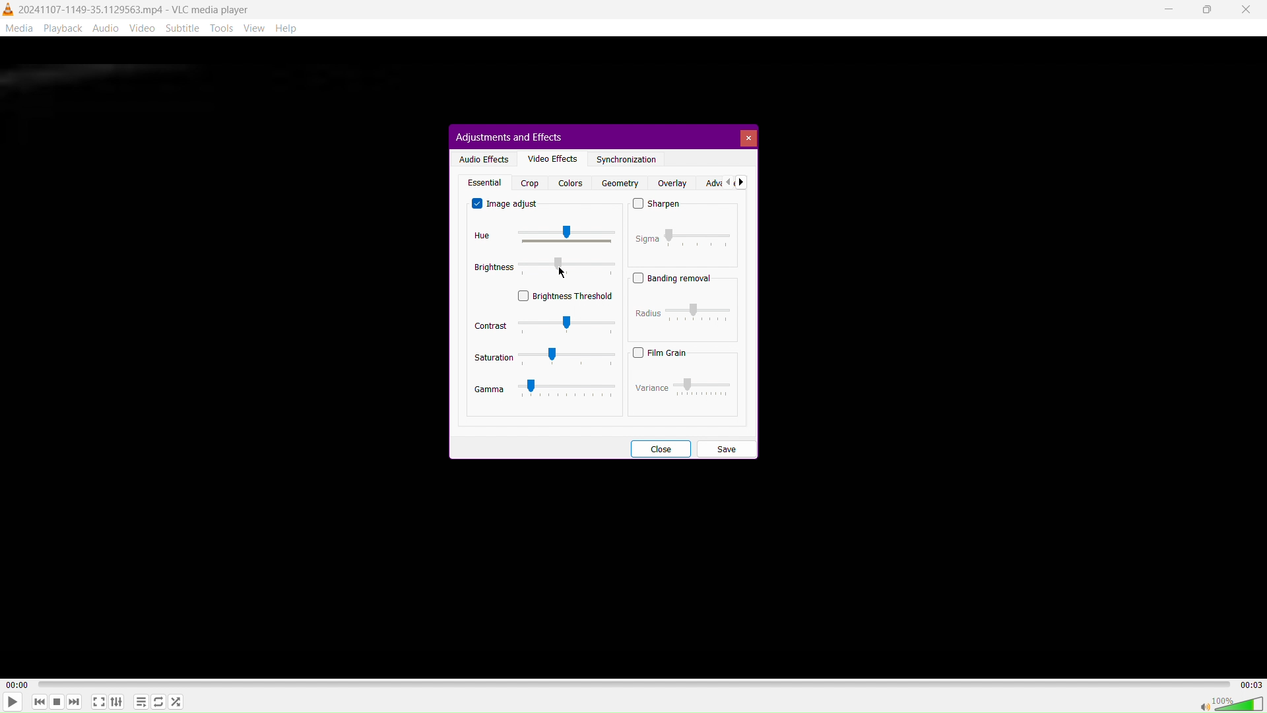 The height and width of the screenshot is (713, 1267). Describe the element at coordinates (1251, 683) in the screenshot. I see `00:03` at that location.